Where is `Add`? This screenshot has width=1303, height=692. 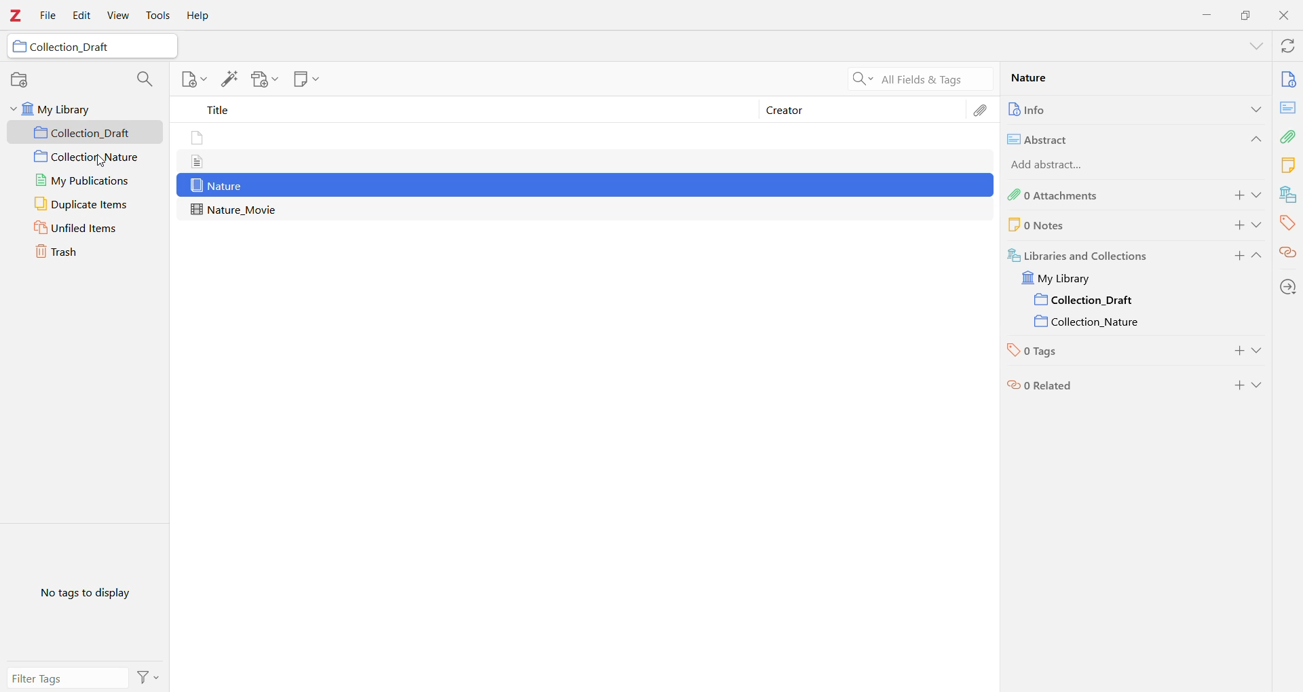
Add is located at coordinates (1235, 258).